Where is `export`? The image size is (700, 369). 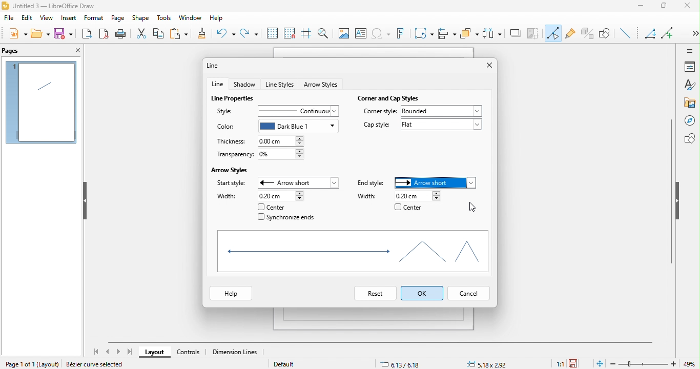 export is located at coordinates (88, 33).